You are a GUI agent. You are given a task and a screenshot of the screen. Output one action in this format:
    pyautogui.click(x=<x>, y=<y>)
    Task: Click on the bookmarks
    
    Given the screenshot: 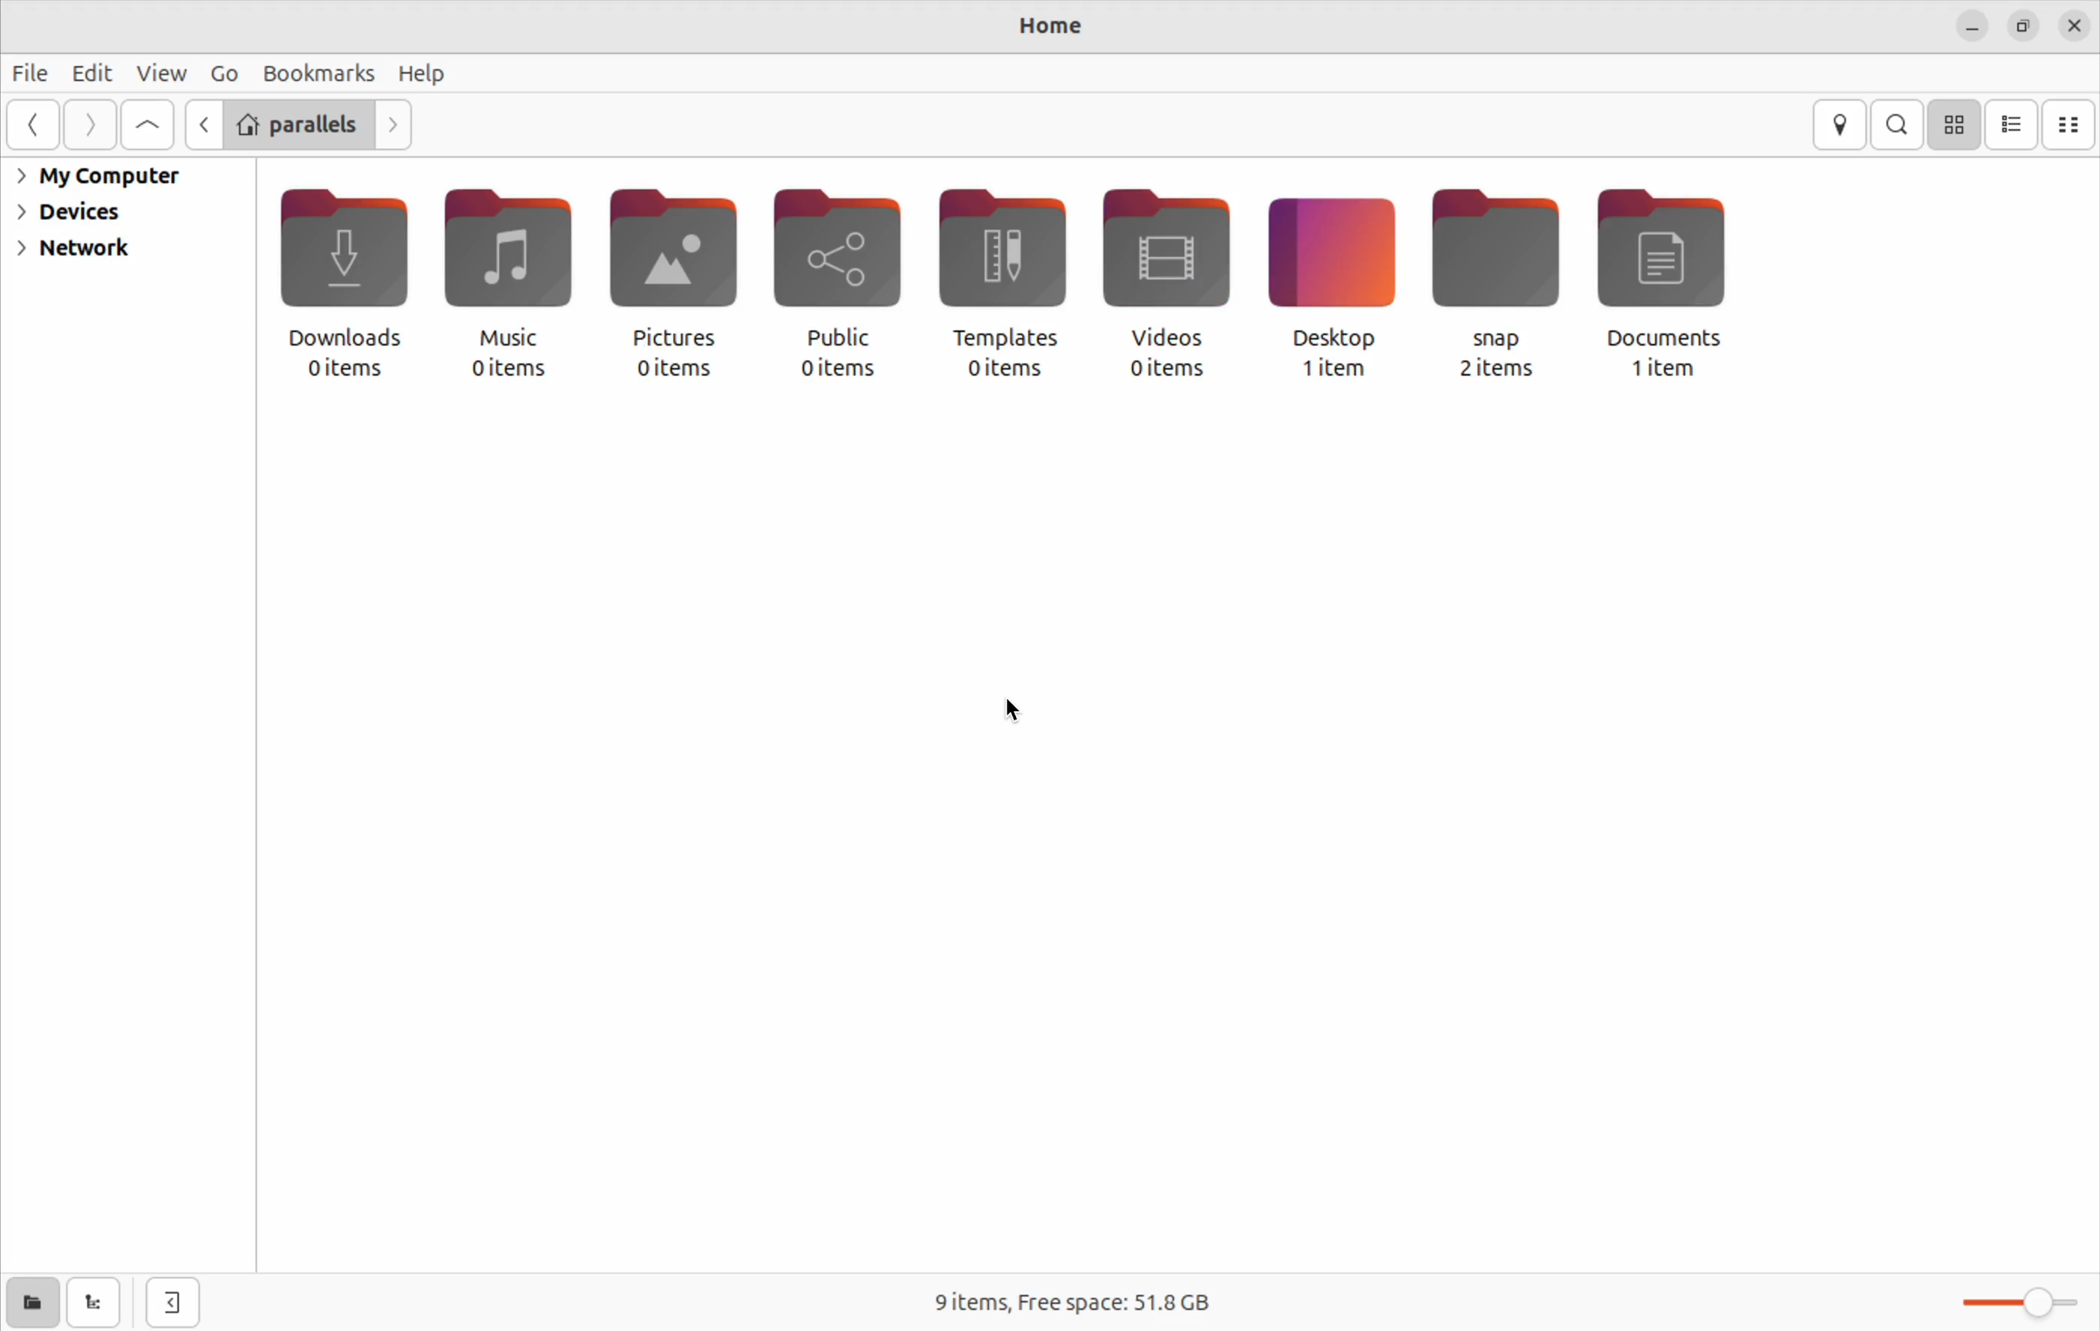 What is the action you would take?
    pyautogui.click(x=321, y=71)
    